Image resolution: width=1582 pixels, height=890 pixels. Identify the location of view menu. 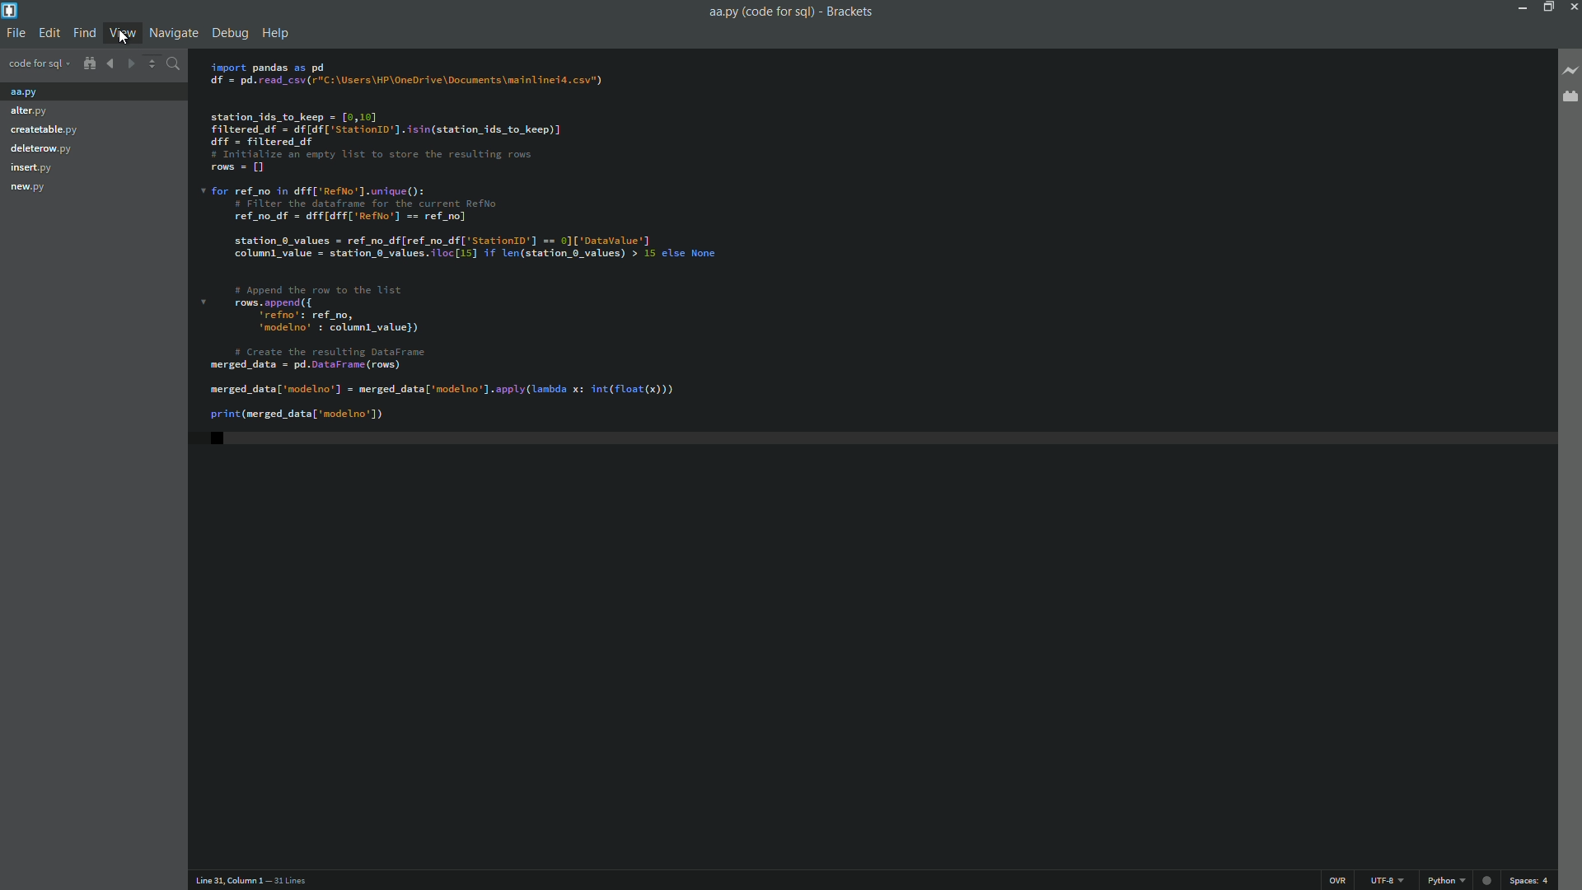
(125, 32).